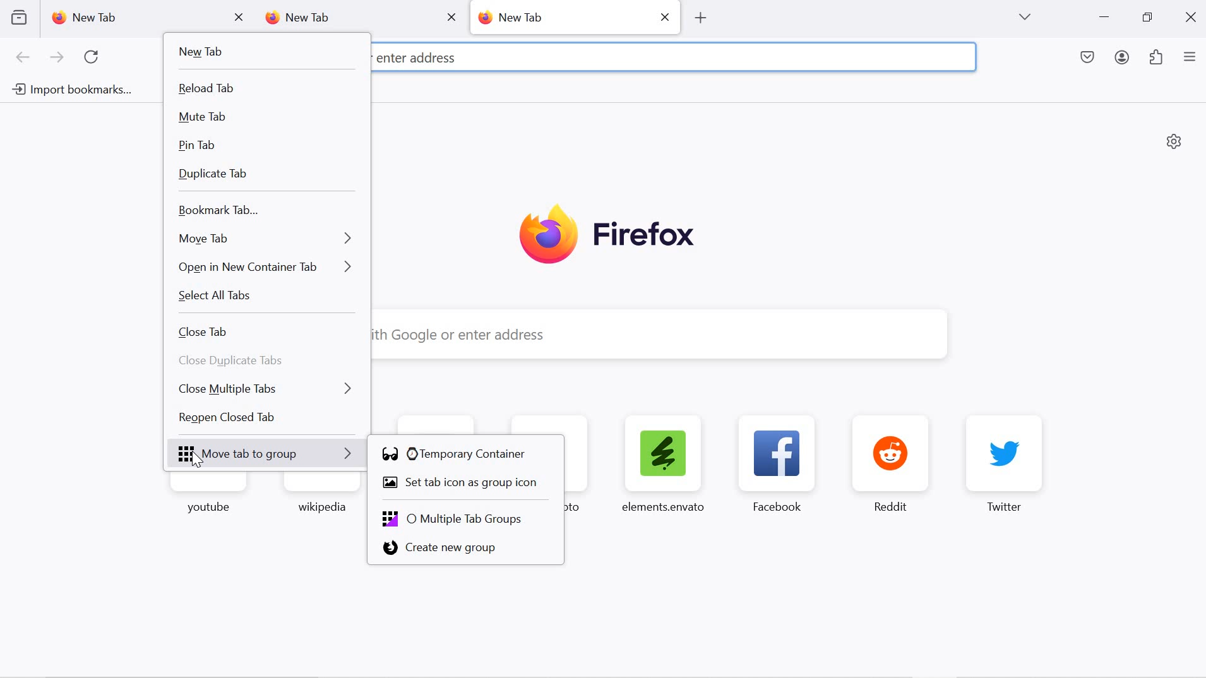  Describe the element at coordinates (270, 362) in the screenshot. I see `close duplicate tabs` at that location.